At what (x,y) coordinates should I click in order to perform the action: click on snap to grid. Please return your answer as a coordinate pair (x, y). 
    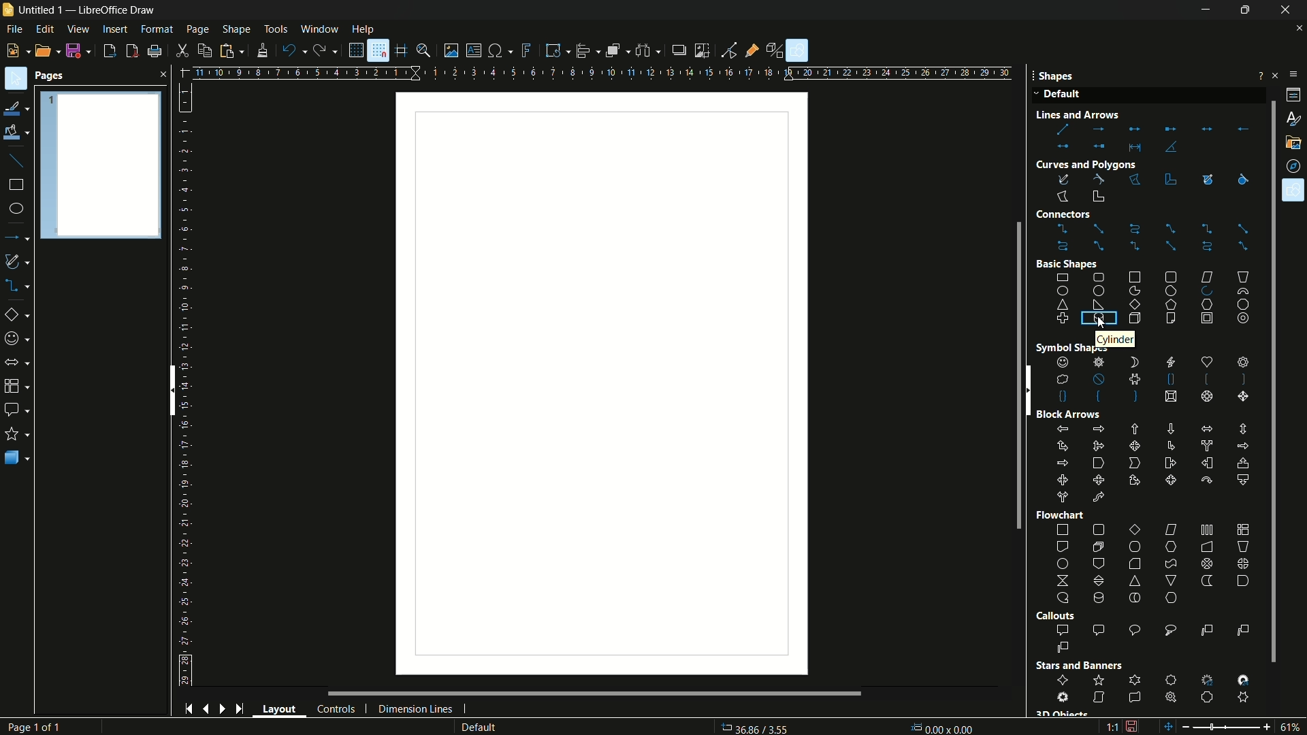
    Looking at the image, I should click on (378, 50).